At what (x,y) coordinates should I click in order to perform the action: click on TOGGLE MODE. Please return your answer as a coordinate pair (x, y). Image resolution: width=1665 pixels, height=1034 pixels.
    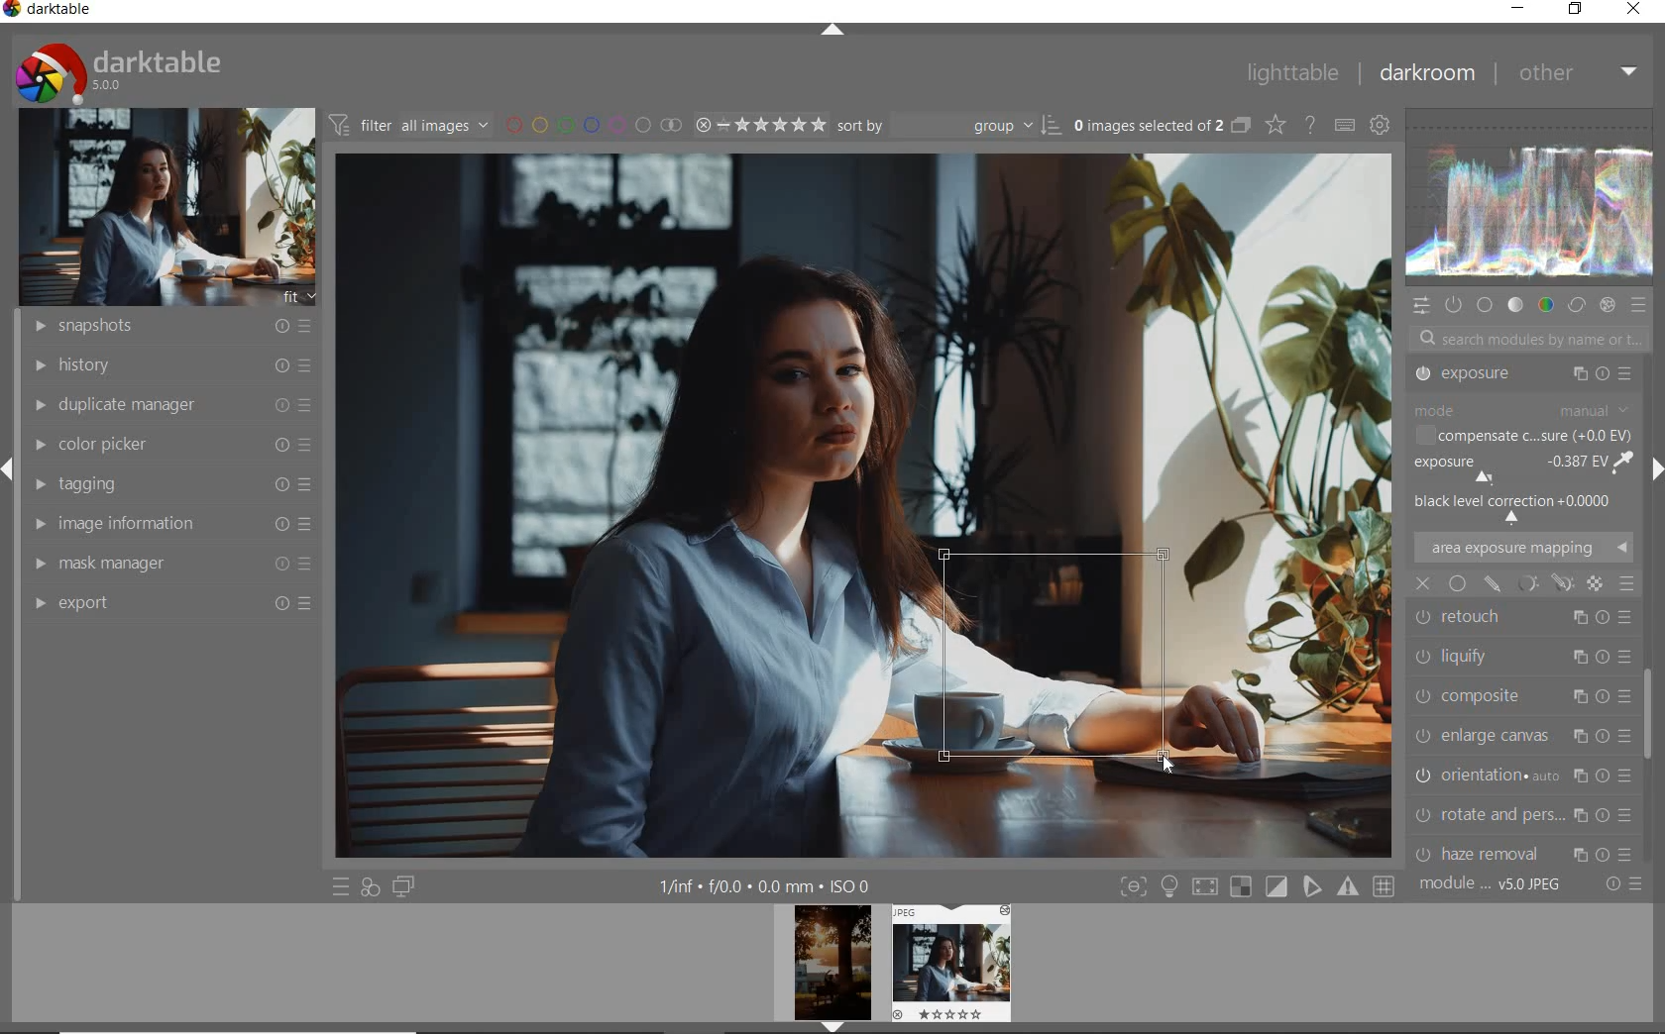
    Looking at the image, I should click on (1257, 886).